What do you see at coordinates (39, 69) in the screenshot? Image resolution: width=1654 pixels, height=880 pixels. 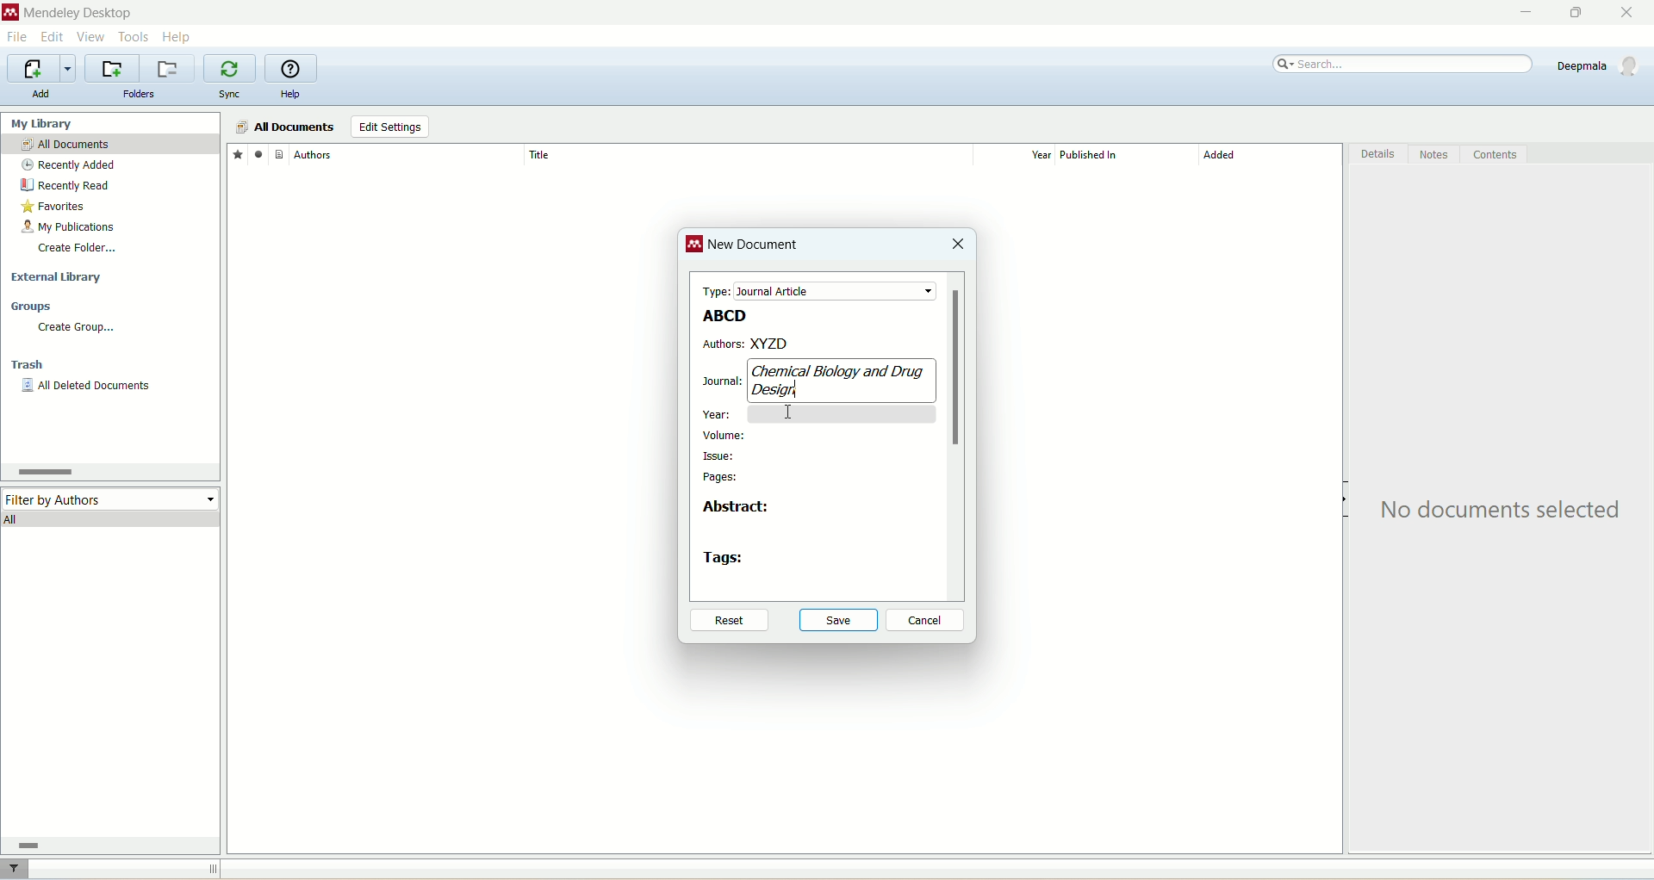 I see `import` at bounding box center [39, 69].